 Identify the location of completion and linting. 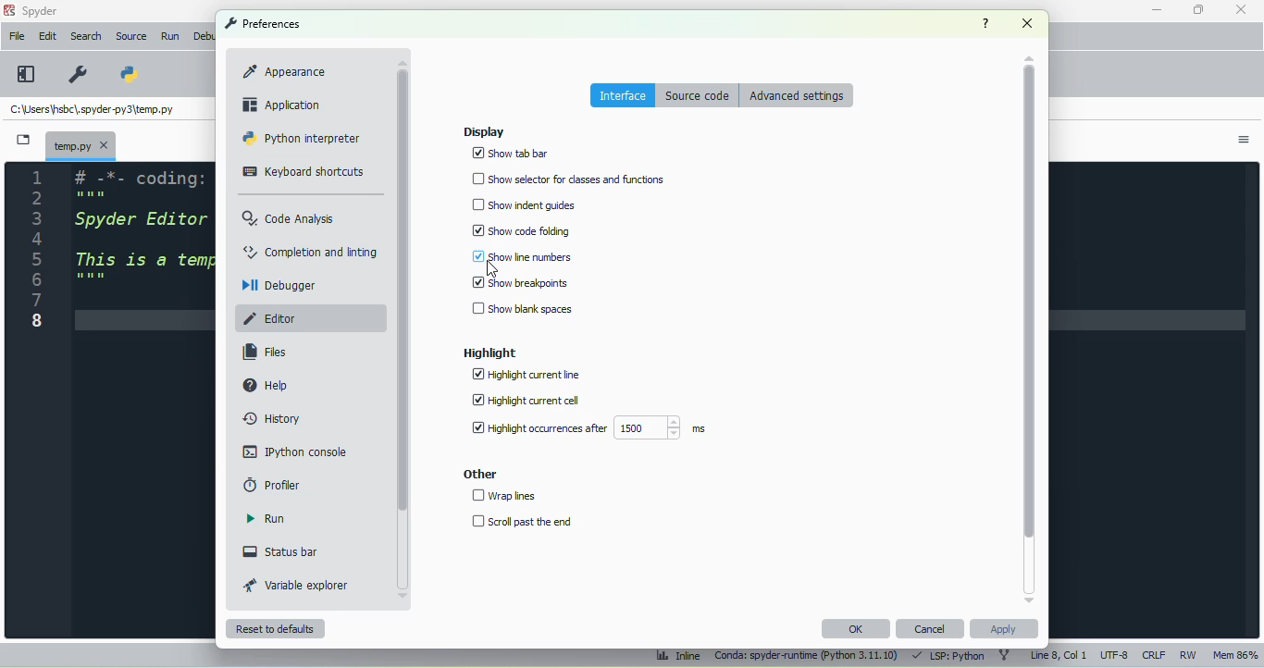
(311, 251).